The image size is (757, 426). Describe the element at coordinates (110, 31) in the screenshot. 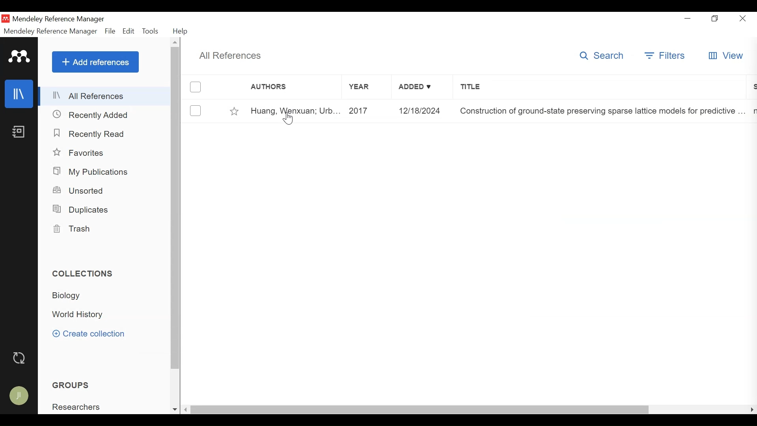

I see `File ` at that location.